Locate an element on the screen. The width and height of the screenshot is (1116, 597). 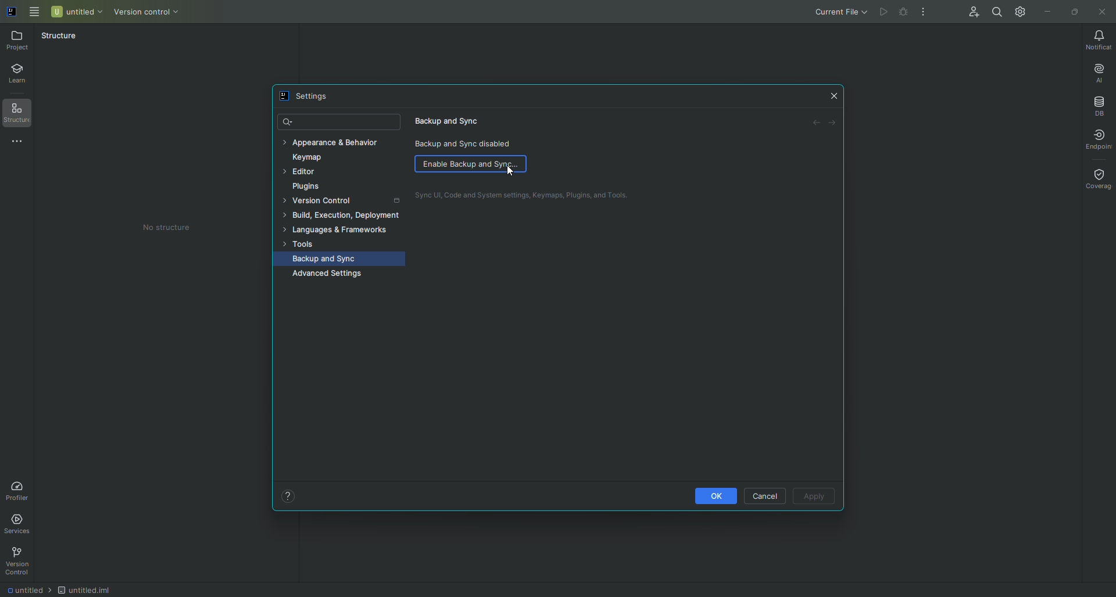
Coverage is located at coordinates (1097, 178).